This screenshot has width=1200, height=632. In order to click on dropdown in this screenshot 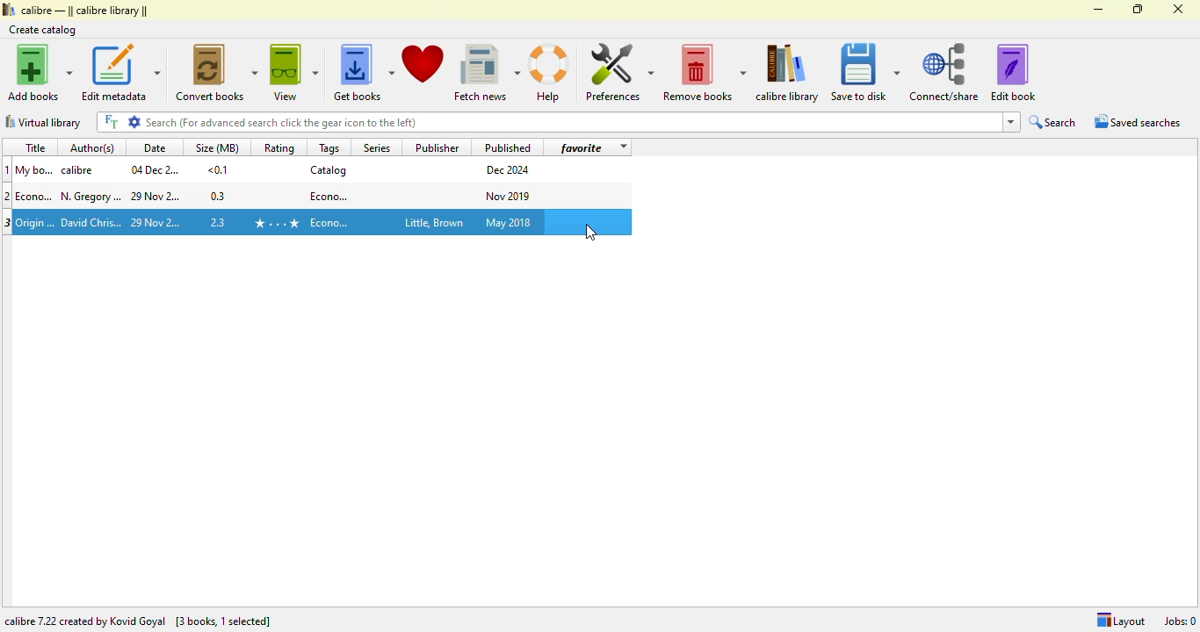, I will do `click(1010, 122)`.